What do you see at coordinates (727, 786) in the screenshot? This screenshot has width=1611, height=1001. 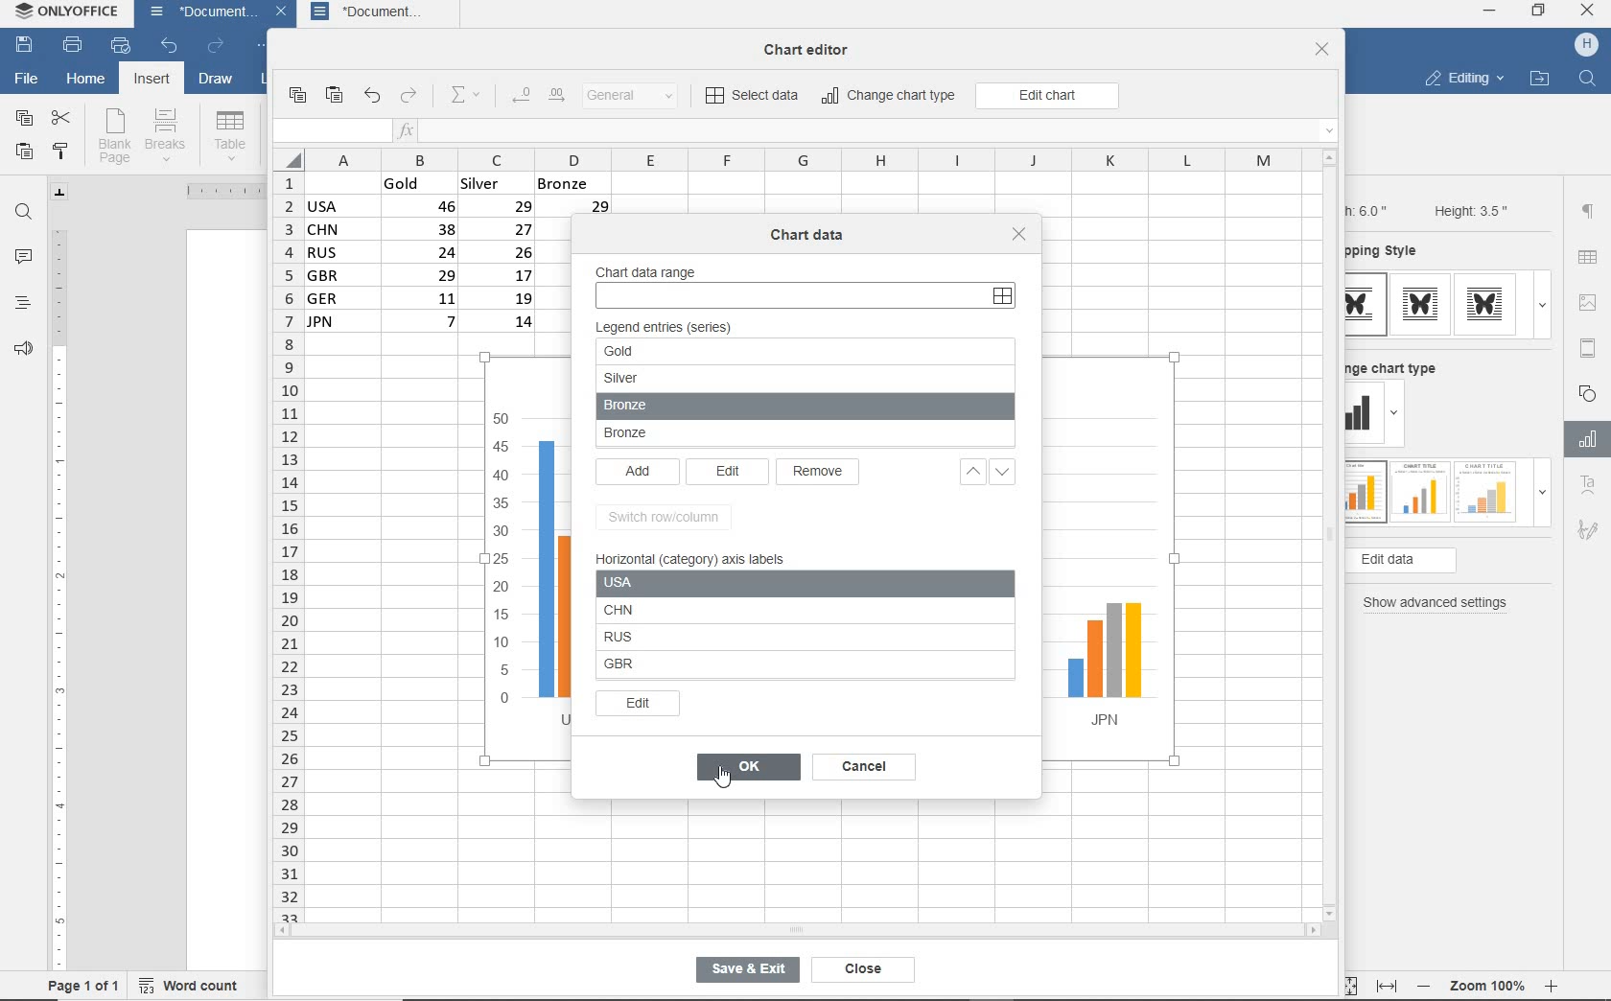 I see `cursor` at bounding box center [727, 786].